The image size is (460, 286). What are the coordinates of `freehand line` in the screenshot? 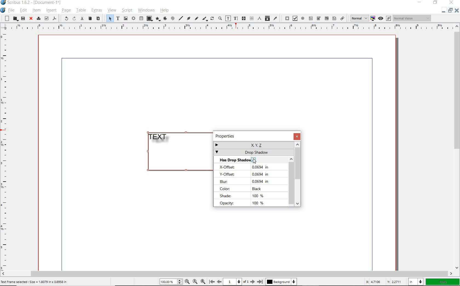 It's located at (197, 19).